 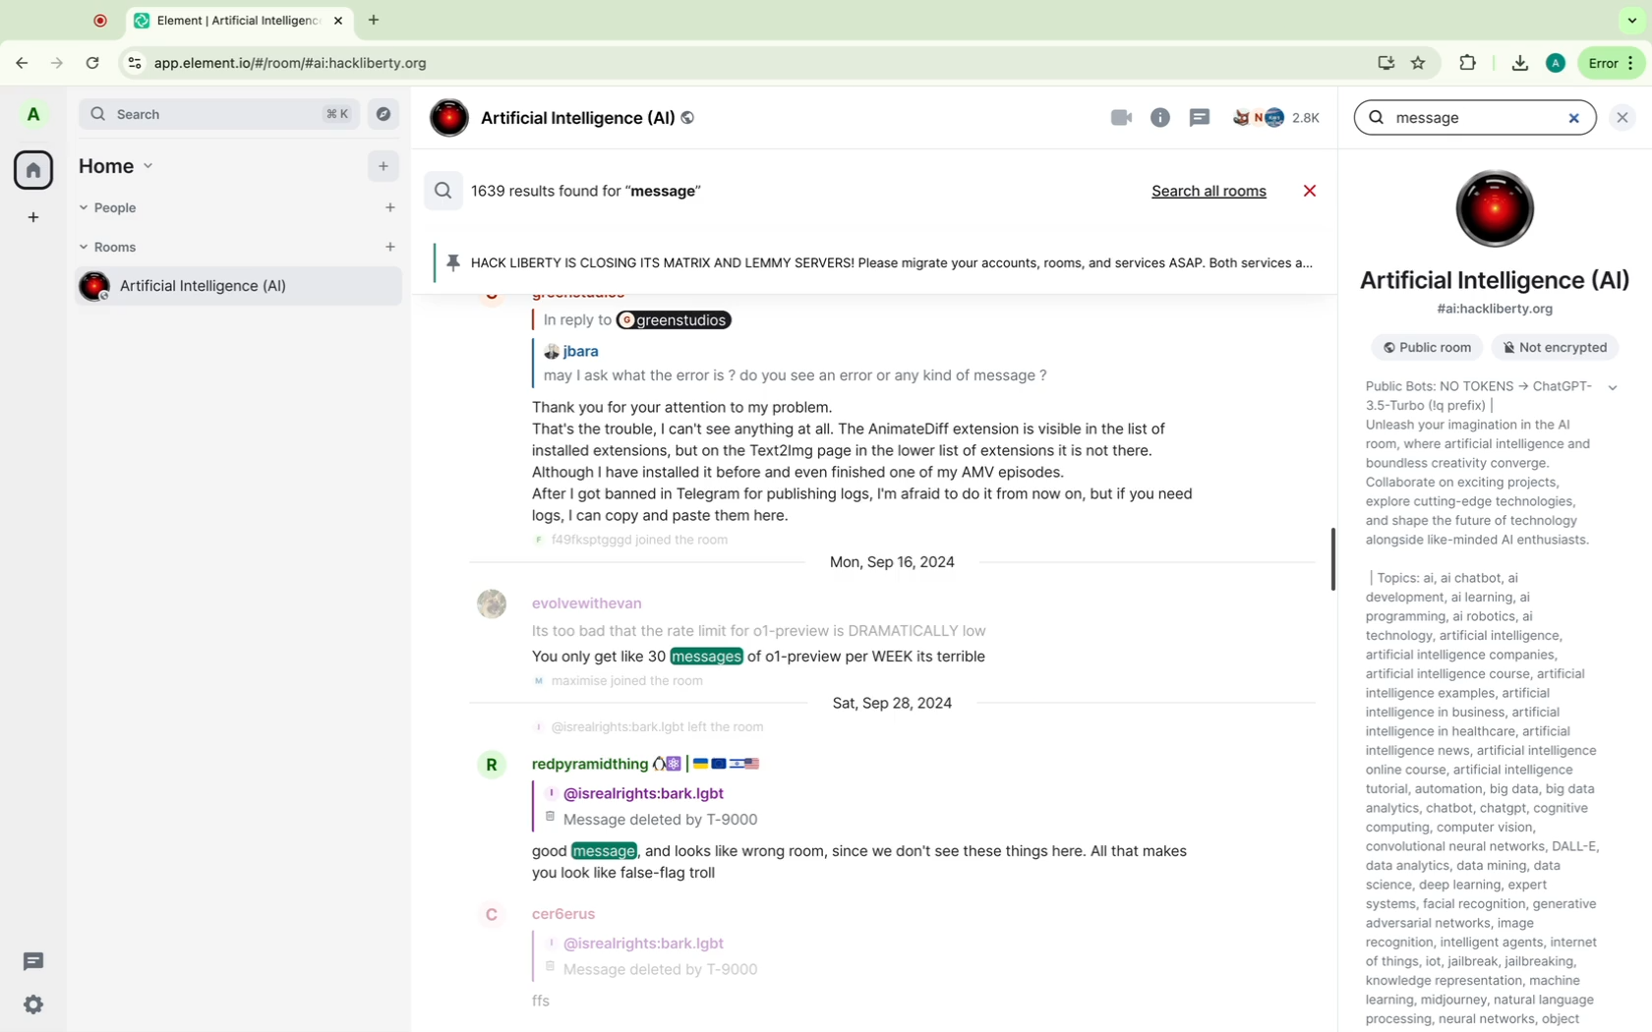 What do you see at coordinates (117, 209) in the screenshot?
I see `people` at bounding box center [117, 209].